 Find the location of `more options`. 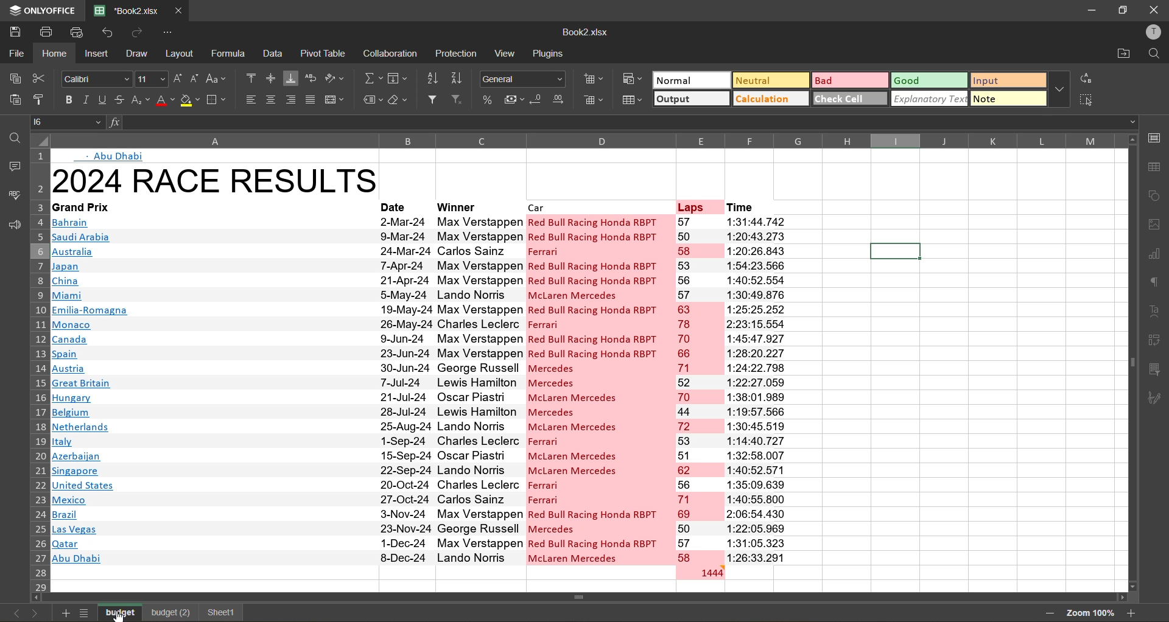

more options is located at coordinates (1059, 89).